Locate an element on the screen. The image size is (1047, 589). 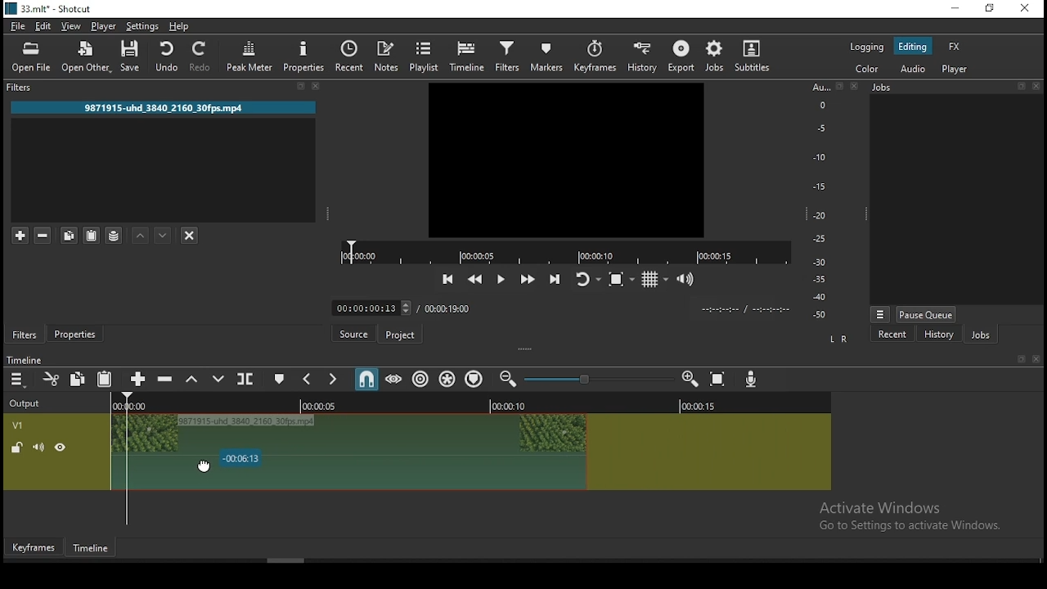
notes is located at coordinates (385, 56).